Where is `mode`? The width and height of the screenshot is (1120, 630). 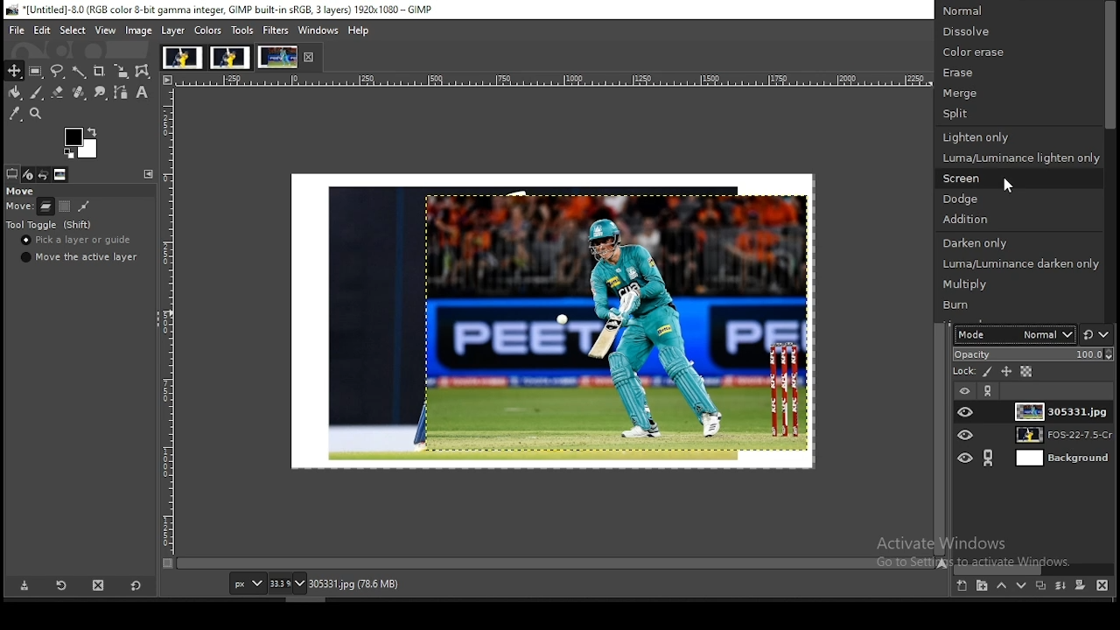 mode is located at coordinates (1011, 334).